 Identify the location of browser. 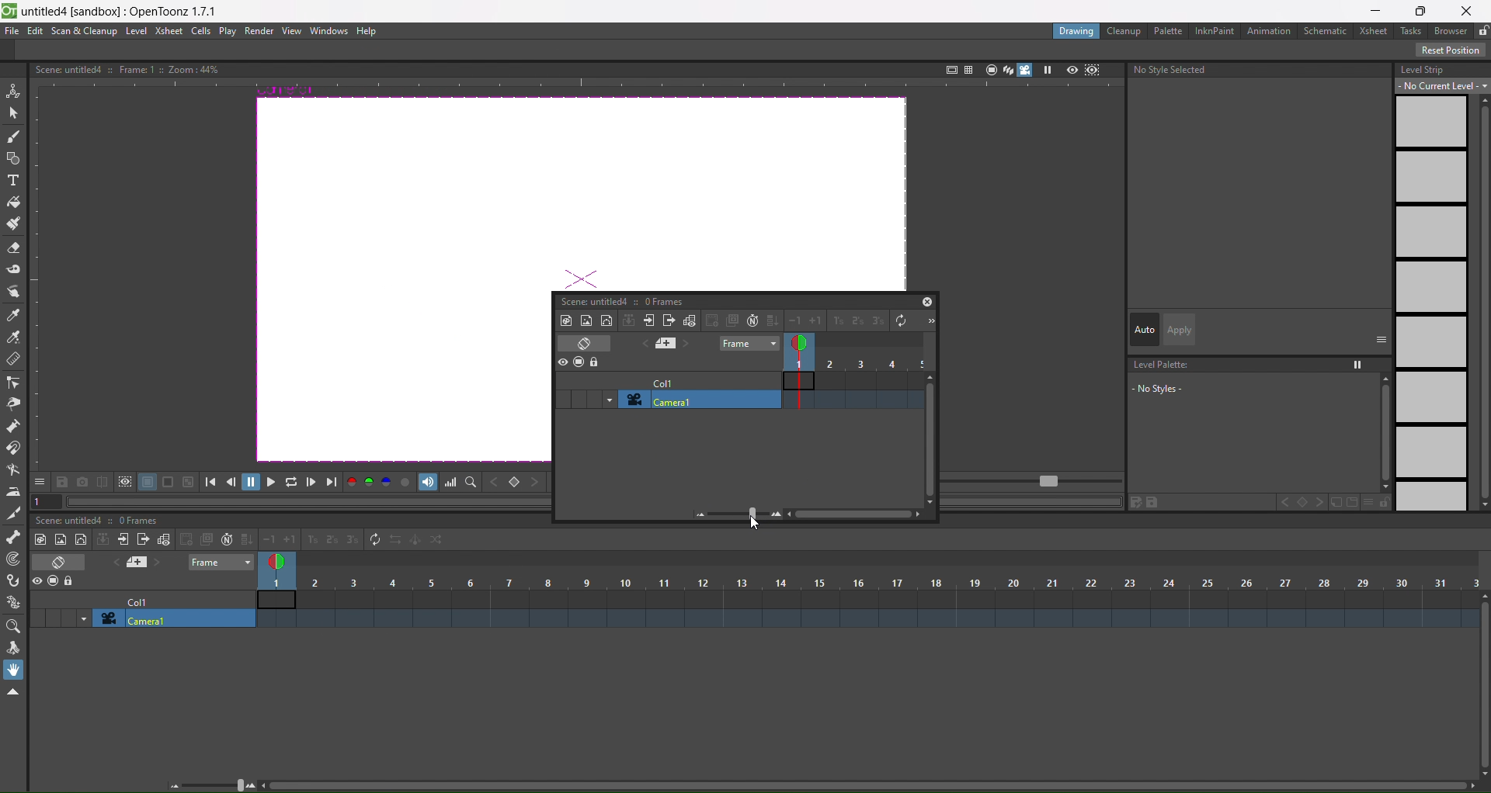
(1451, 31).